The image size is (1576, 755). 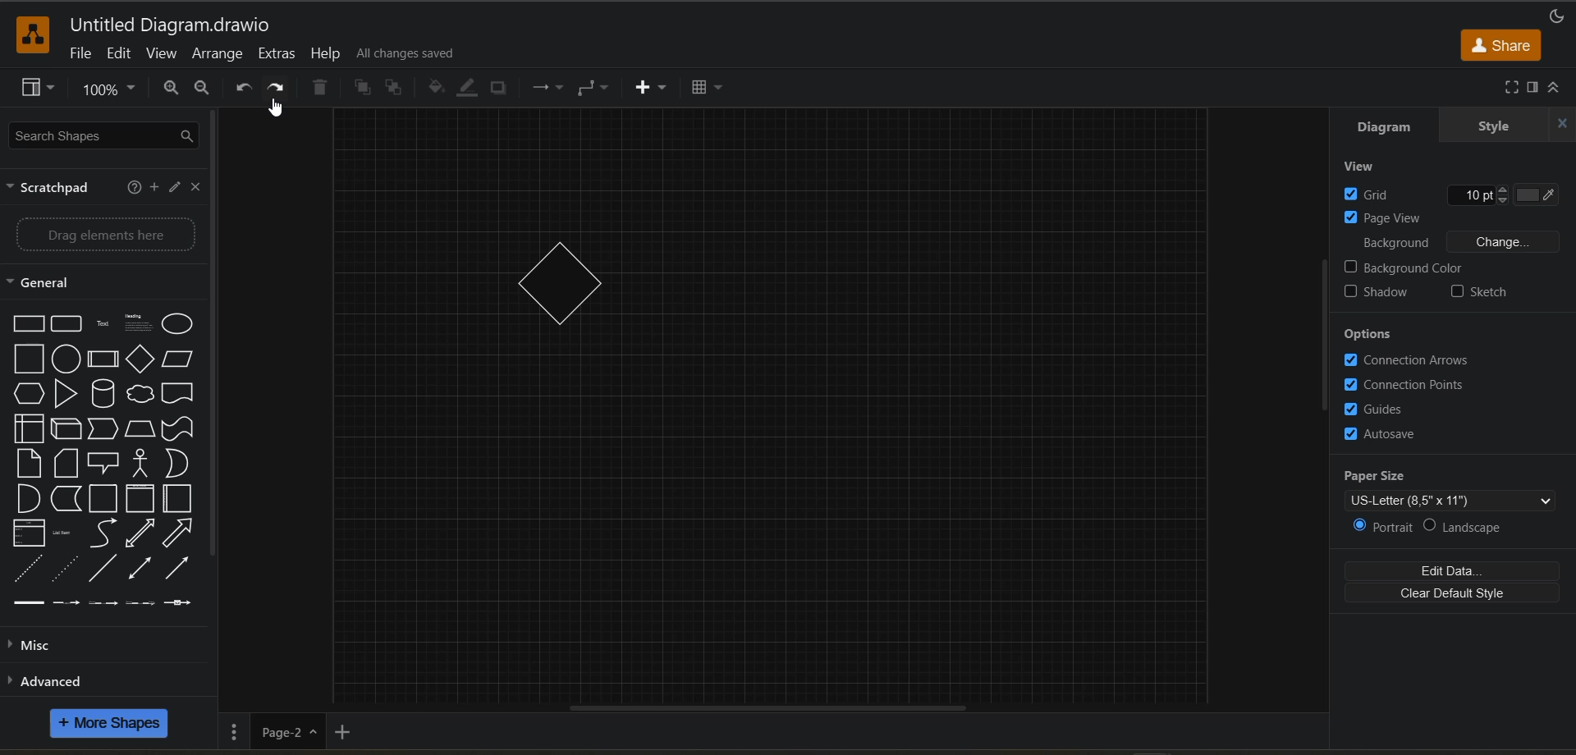 What do you see at coordinates (1401, 217) in the screenshot?
I see `page view` at bounding box center [1401, 217].